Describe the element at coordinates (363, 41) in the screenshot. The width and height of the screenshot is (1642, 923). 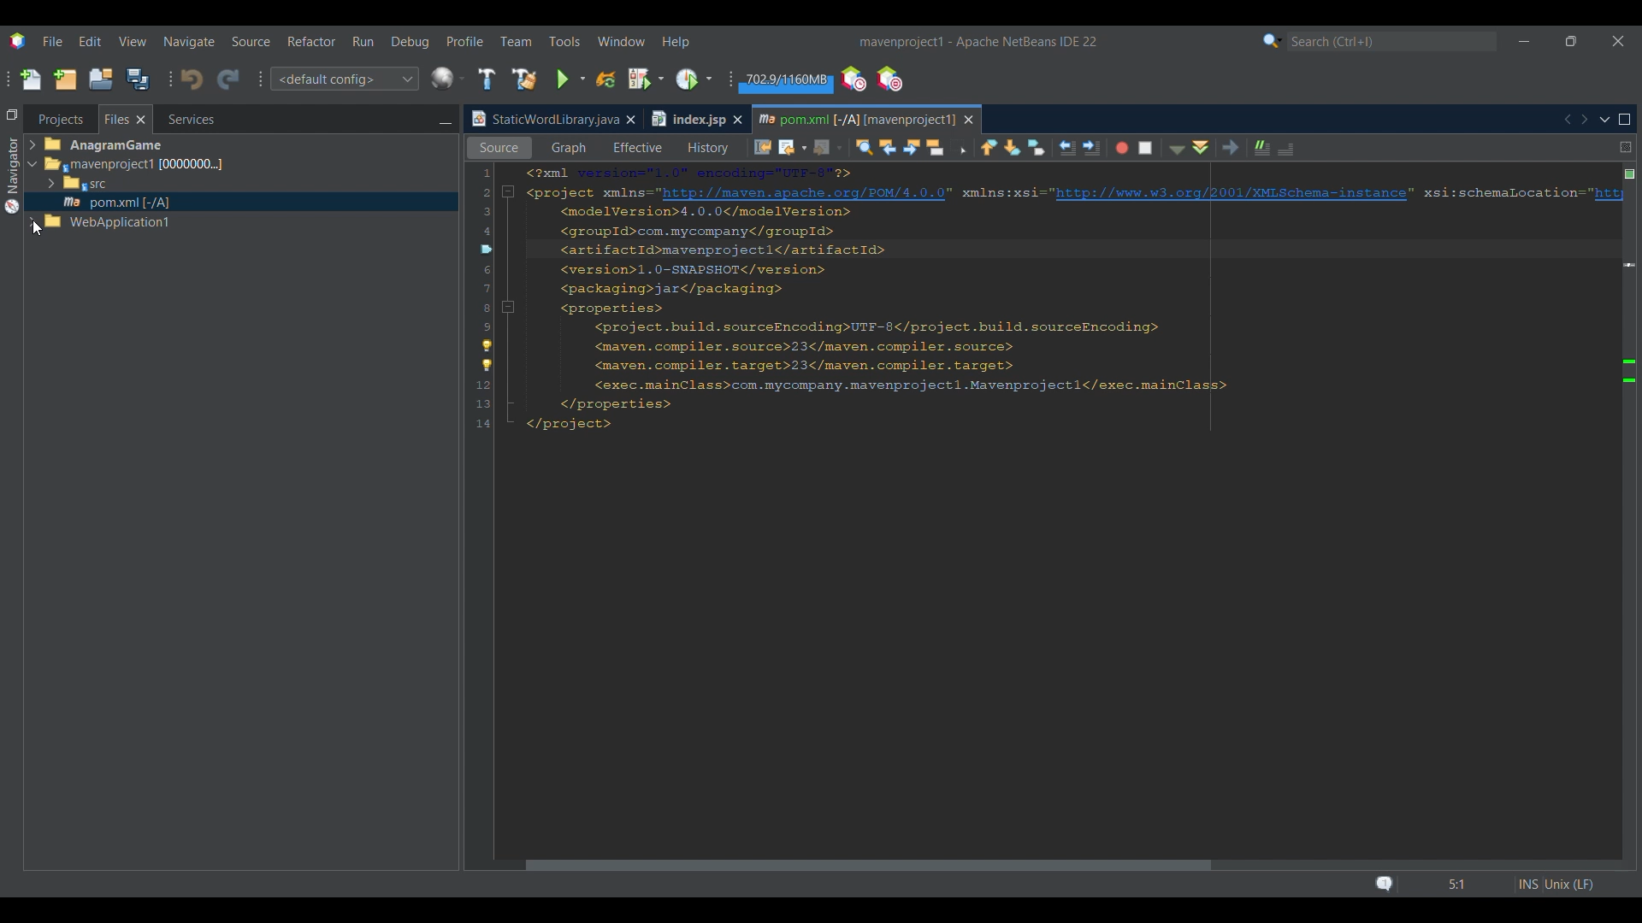
I see `Run menu` at that location.